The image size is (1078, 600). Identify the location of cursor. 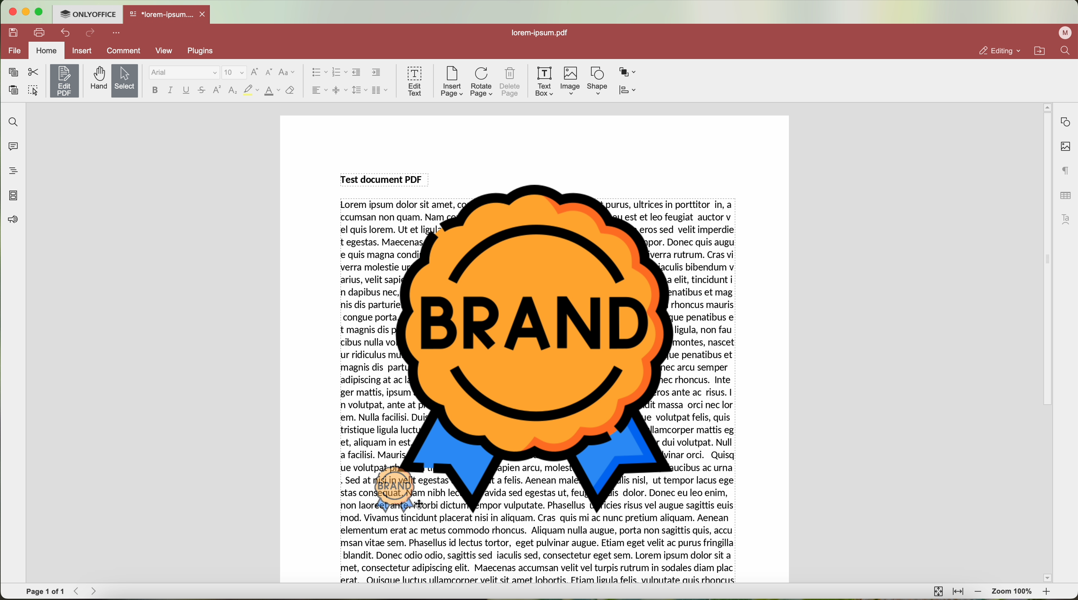
(421, 503).